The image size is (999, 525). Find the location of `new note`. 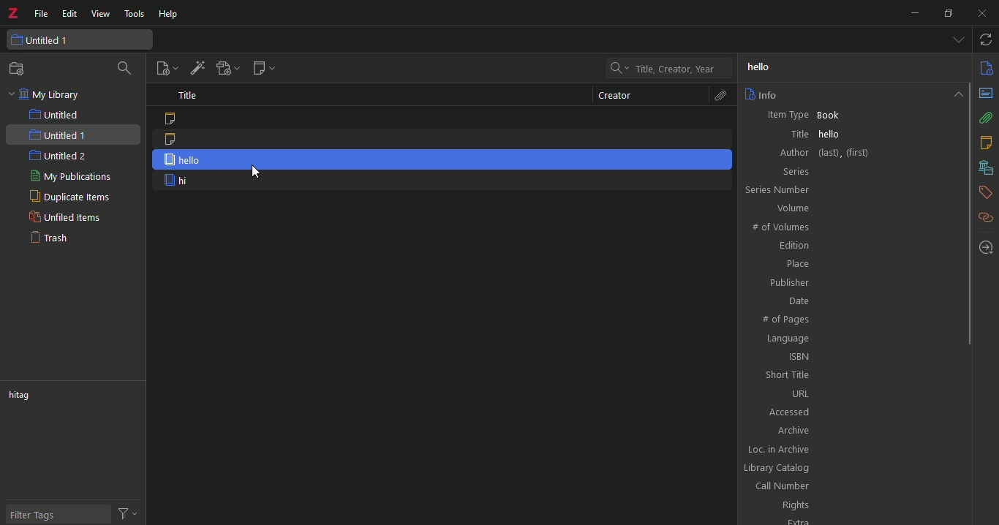

new note is located at coordinates (263, 68).